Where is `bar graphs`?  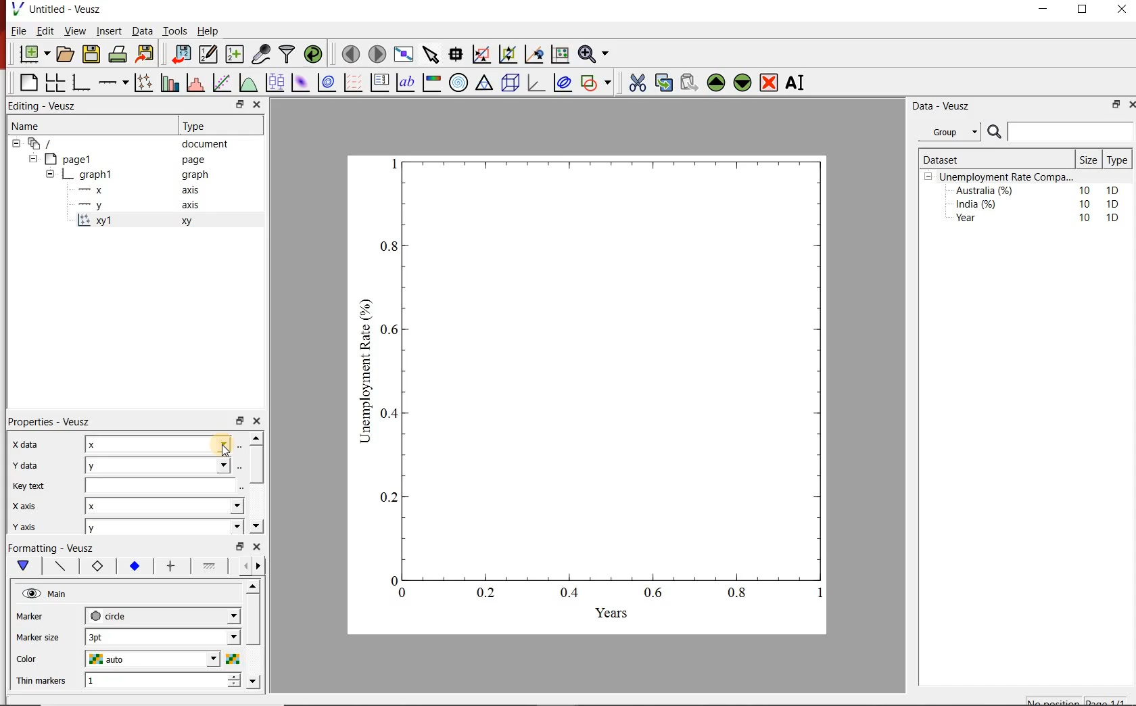
bar graphs is located at coordinates (168, 83).